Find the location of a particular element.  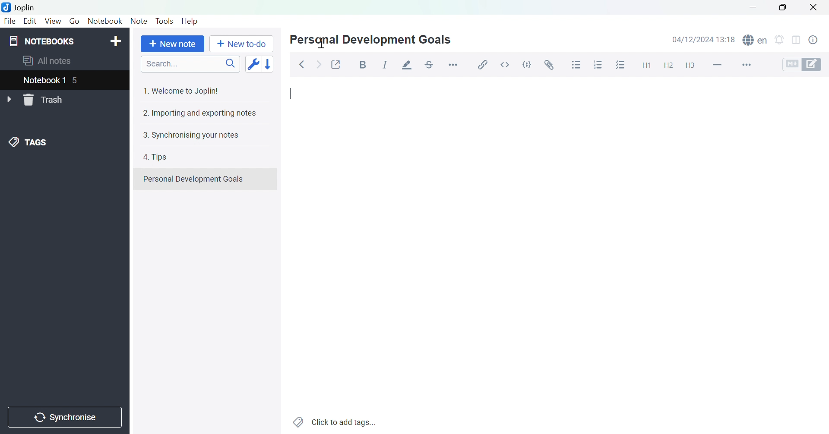

Forward is located at coordinates (318, 63).